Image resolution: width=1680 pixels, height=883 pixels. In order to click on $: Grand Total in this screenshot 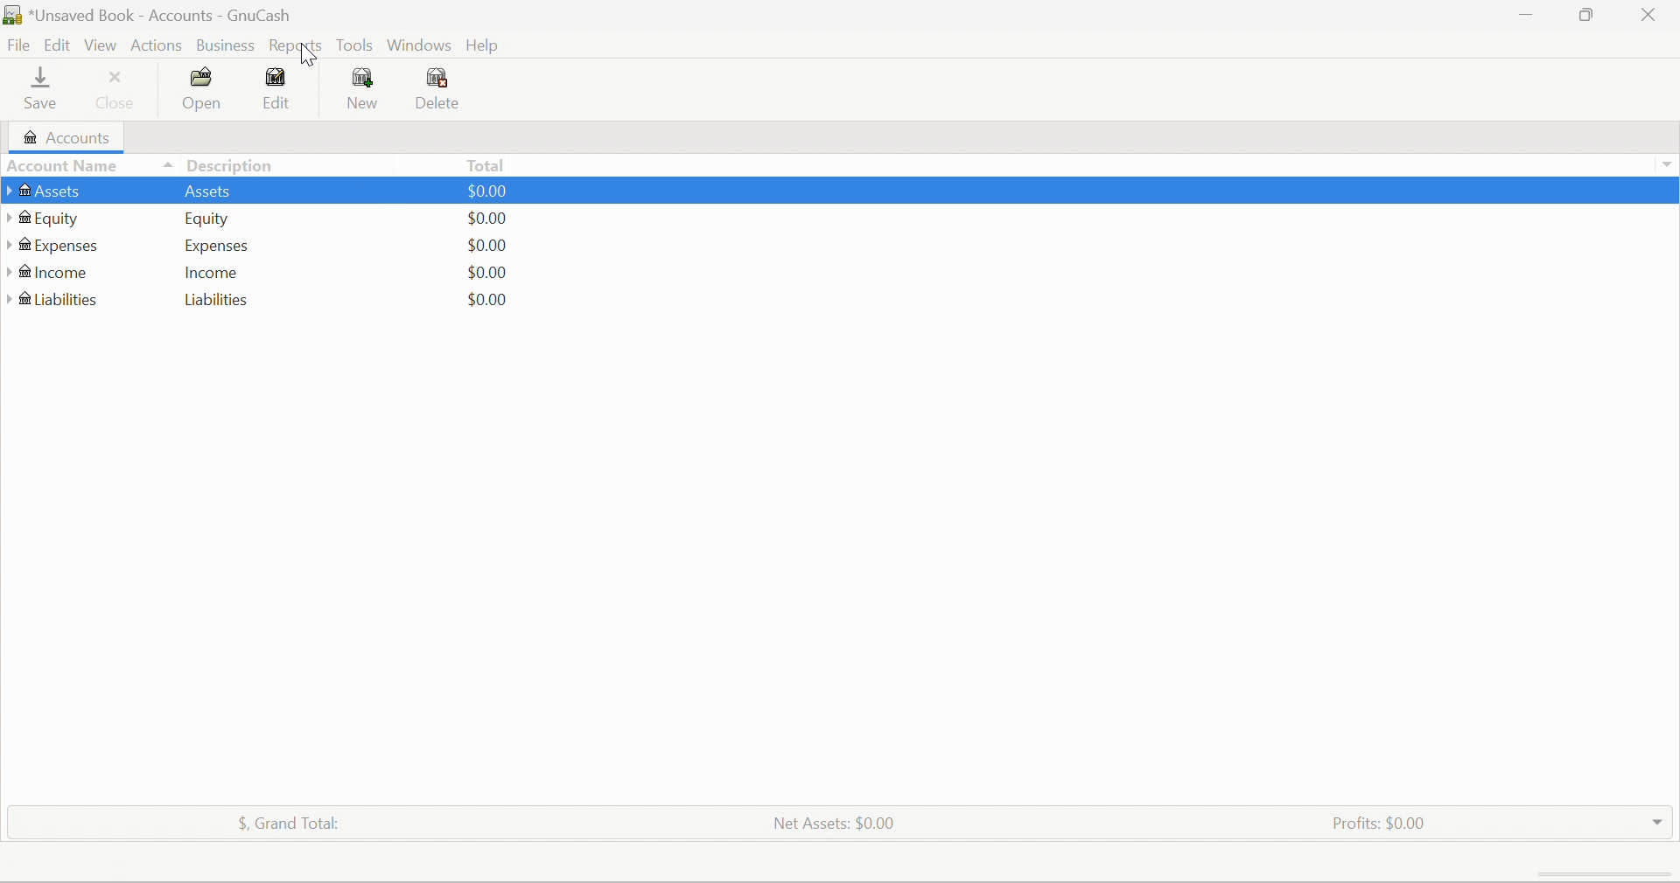, I will do `click(282, 824)`.